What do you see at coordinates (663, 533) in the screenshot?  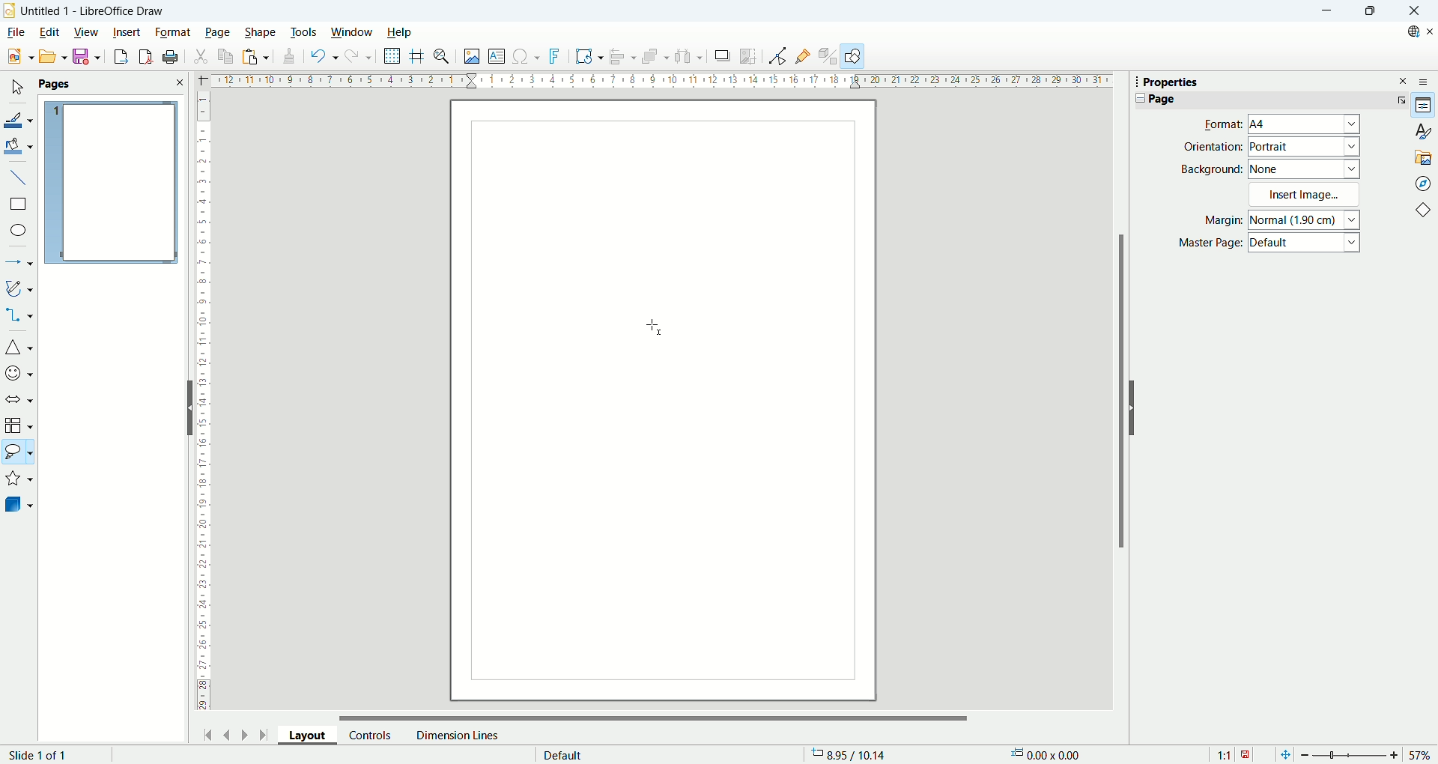 I see `Main Page` at bounding box center [663, 533].